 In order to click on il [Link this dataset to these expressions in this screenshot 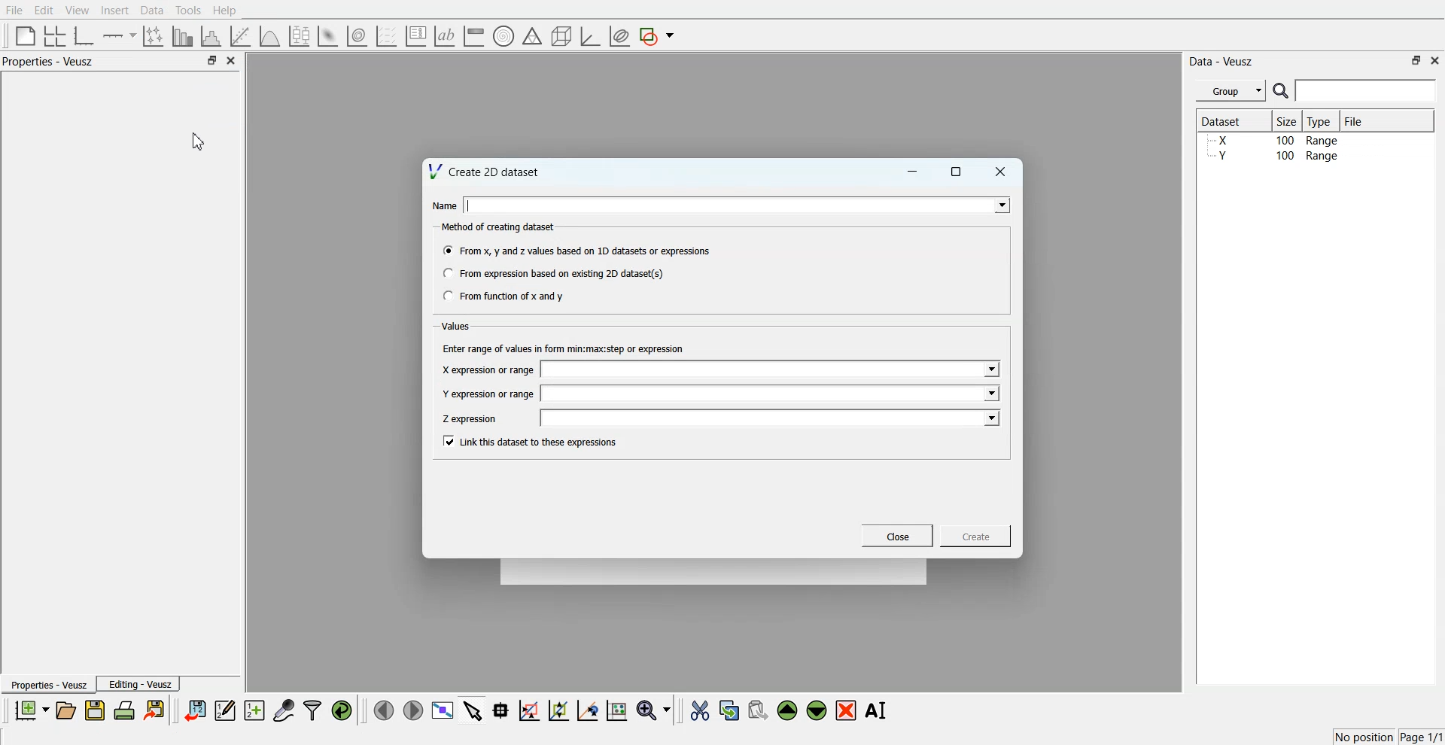, I will do `click(531, 441)`.